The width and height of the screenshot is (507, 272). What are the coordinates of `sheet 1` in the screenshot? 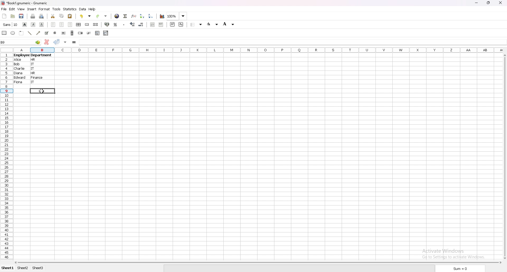 It's located at (8, 268).